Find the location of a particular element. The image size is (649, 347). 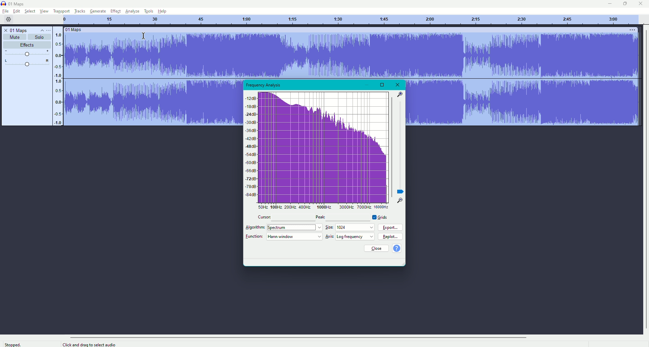

Controls is located at coordinates (45, 30).